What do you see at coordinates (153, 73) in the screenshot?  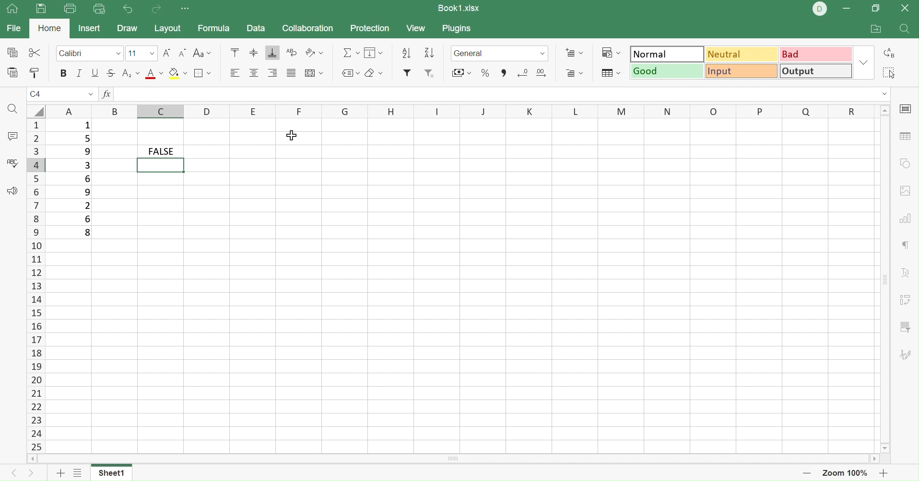 I see `Font` at bounding box center [153, 73].